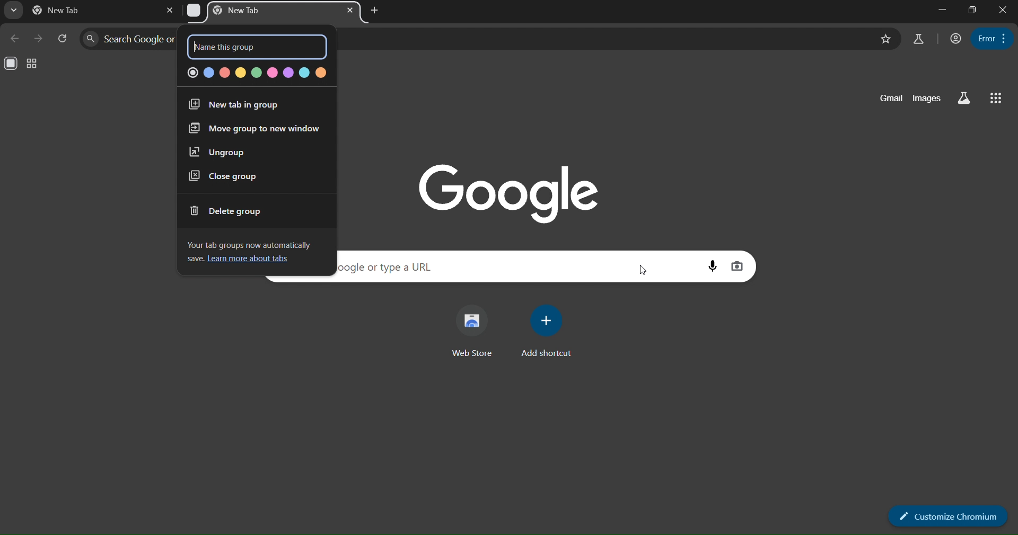 The image size is (1018, 535). Describe the element at coordinates (228, 212) in the screenshot. I see `delete group` at that location.